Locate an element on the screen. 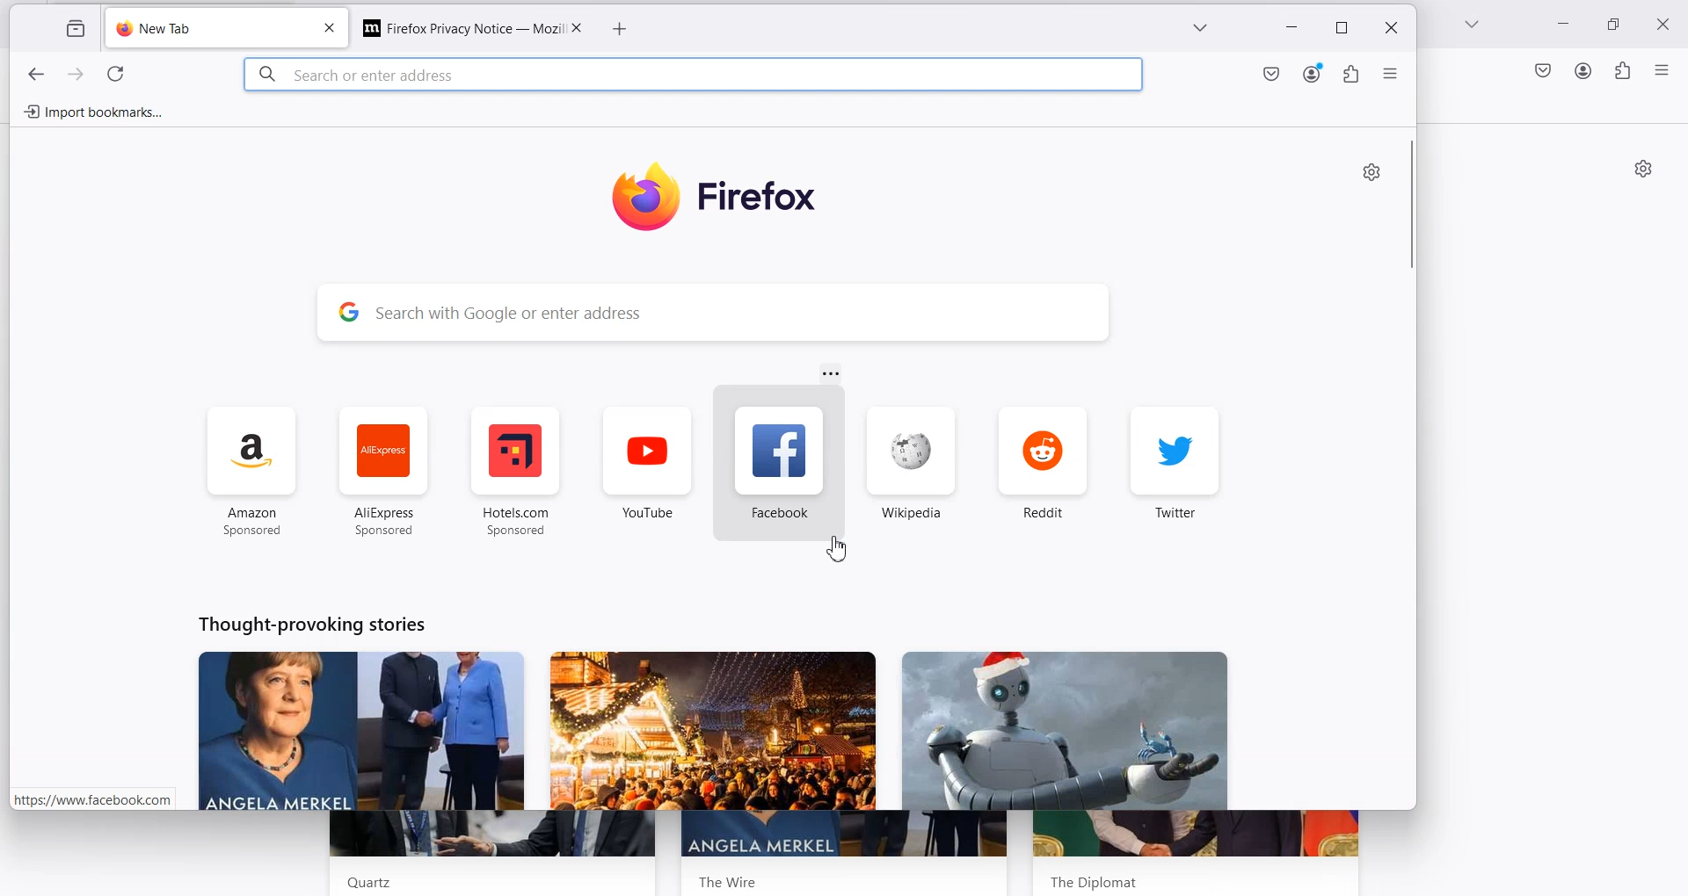  More is located at coordinates (832, 373).